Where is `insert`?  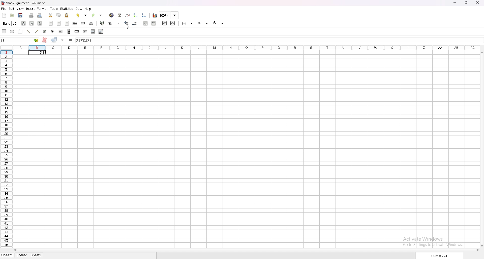
insert is located at coordinates (31, 9).